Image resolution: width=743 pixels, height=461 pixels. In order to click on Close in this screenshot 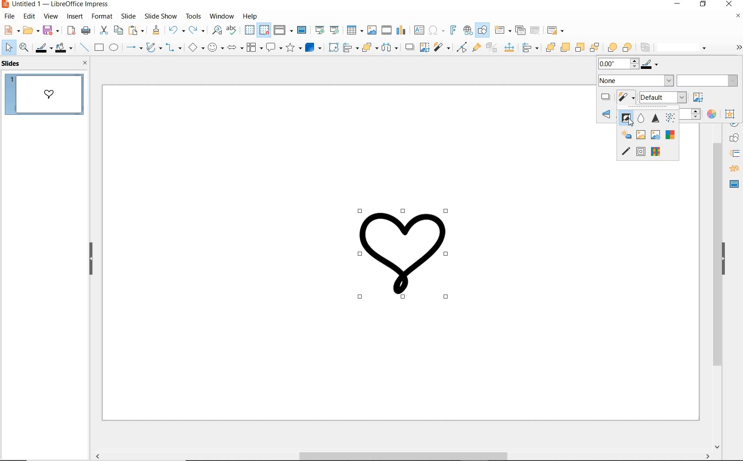, I will do `click(738, 16)`.